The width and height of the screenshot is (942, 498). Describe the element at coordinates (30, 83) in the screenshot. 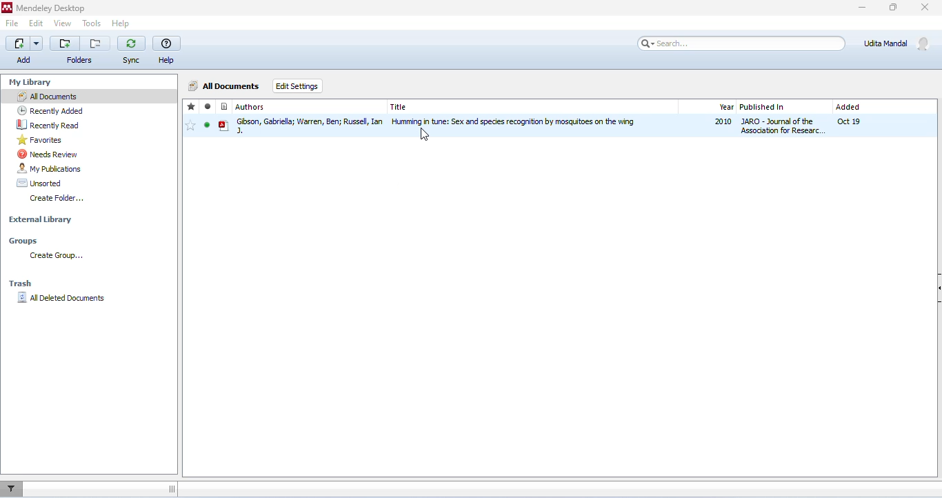

I see `my library` at that location.